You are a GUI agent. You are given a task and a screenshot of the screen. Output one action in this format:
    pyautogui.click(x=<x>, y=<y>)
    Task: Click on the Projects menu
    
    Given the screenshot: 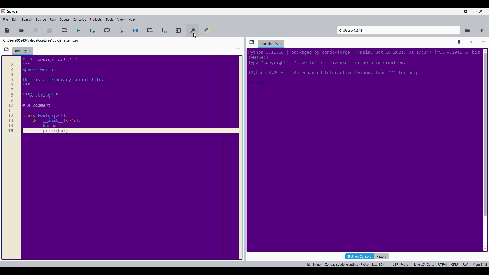 What is the action you would take?
    pyautogui.click(x=96, y=20)
    